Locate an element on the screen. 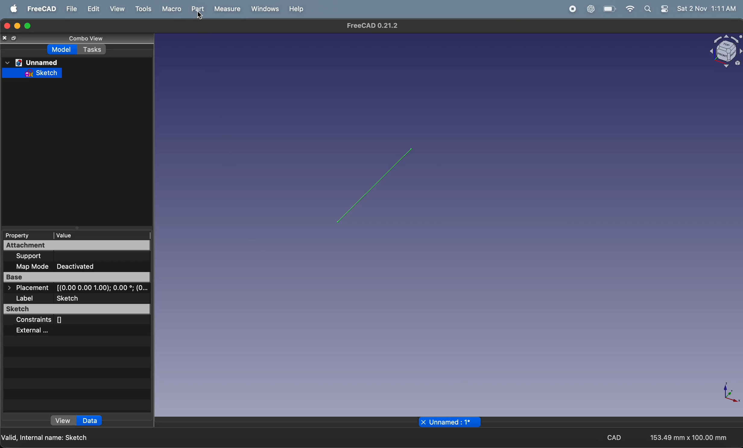 Image resolution: width=743 pixels, height=448 pixels. sketch is located at coordinates (69, 298).